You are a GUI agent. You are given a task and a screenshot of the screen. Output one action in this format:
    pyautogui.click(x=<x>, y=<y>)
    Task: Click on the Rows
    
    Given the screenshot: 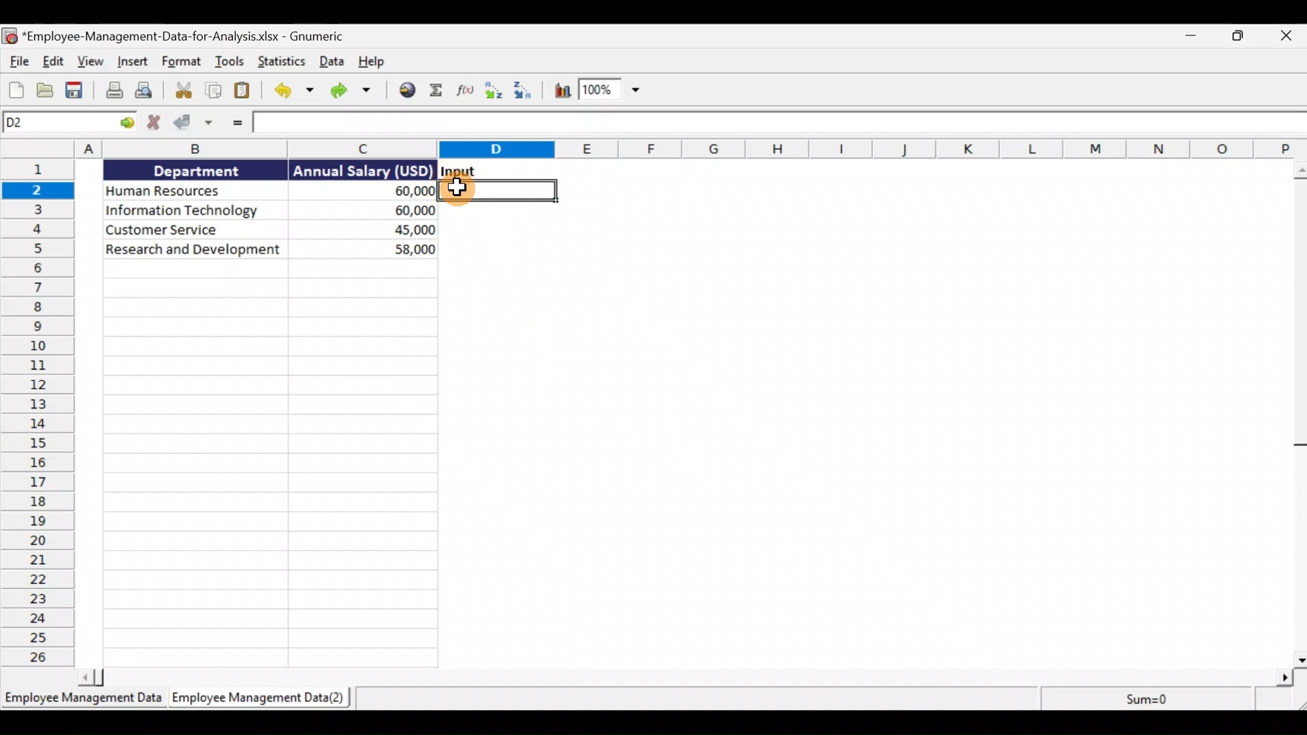 What is the action you would take?
    pyautogui.click(x=44, y=414)
    